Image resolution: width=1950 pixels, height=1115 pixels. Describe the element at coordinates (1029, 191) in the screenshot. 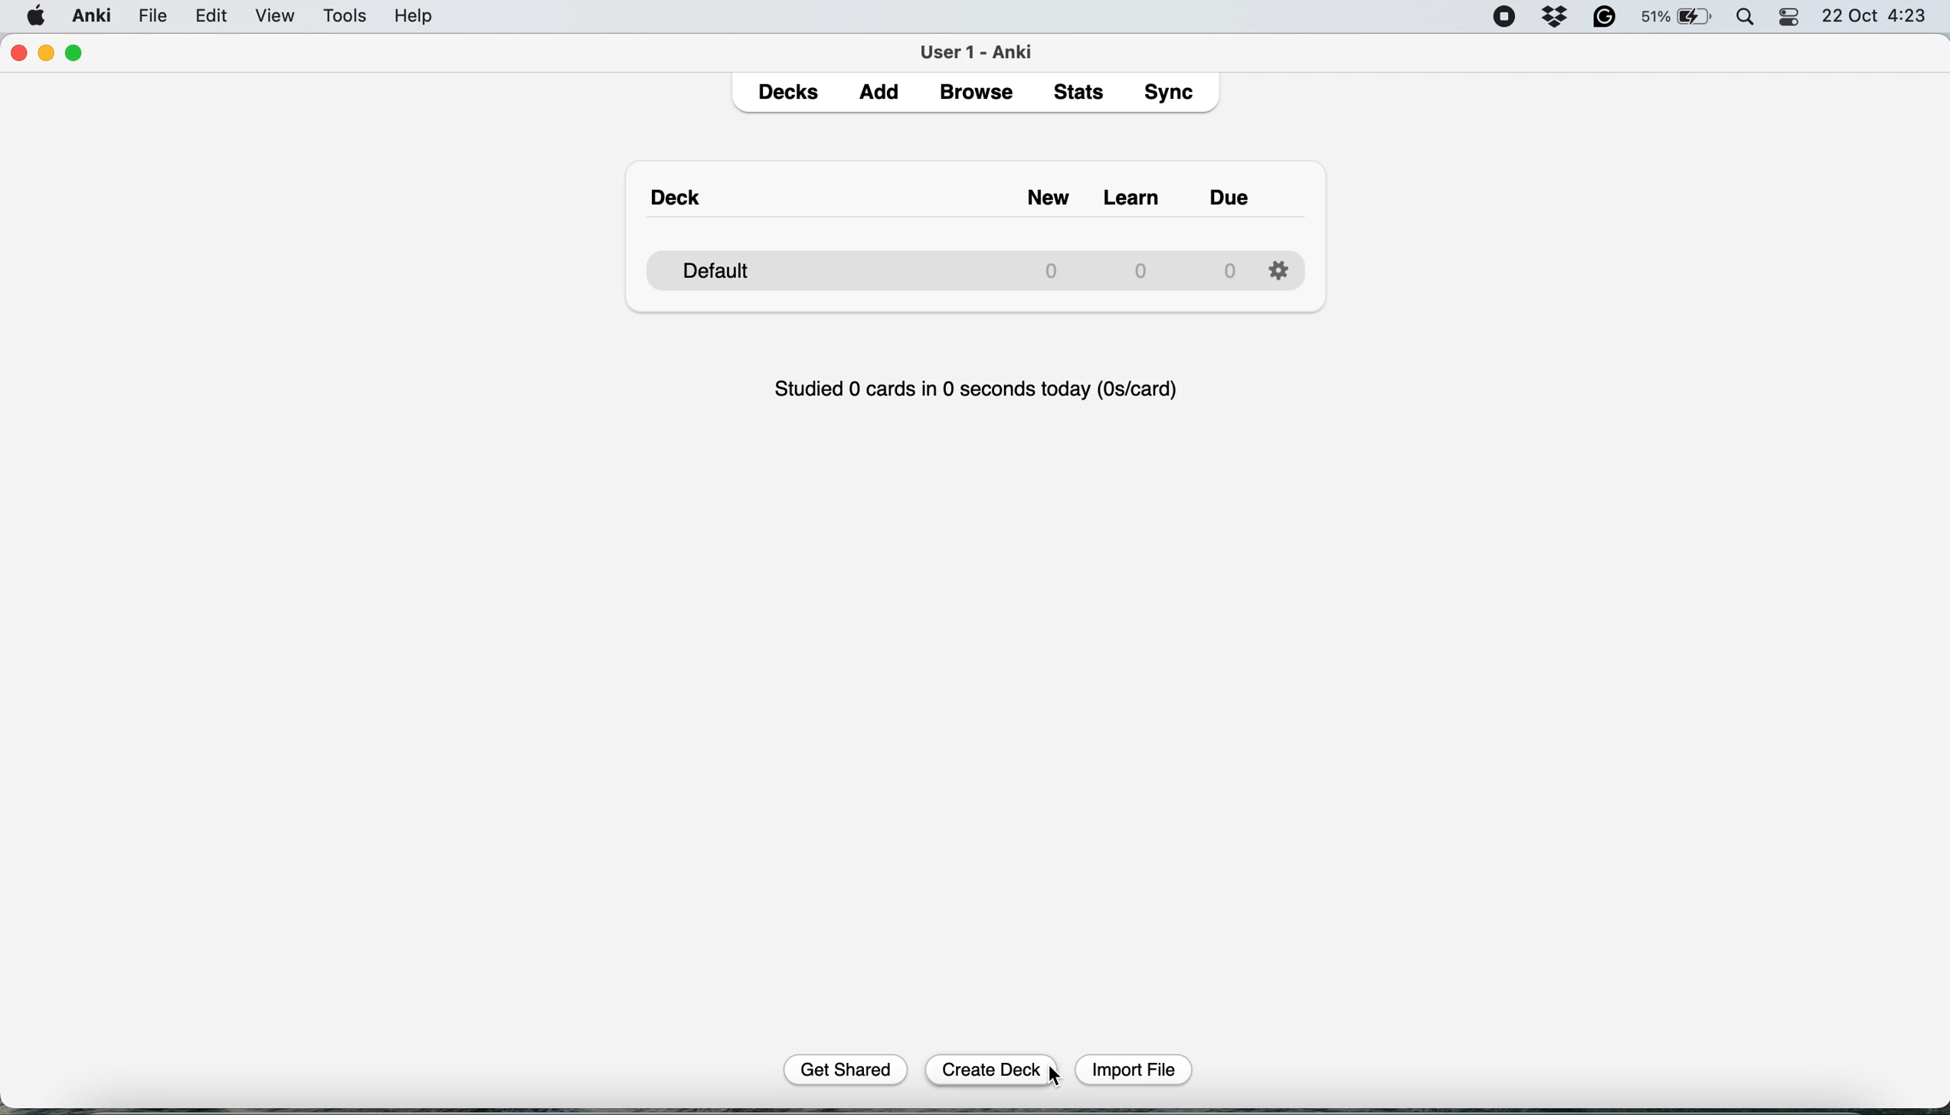

I see `New` at that location.